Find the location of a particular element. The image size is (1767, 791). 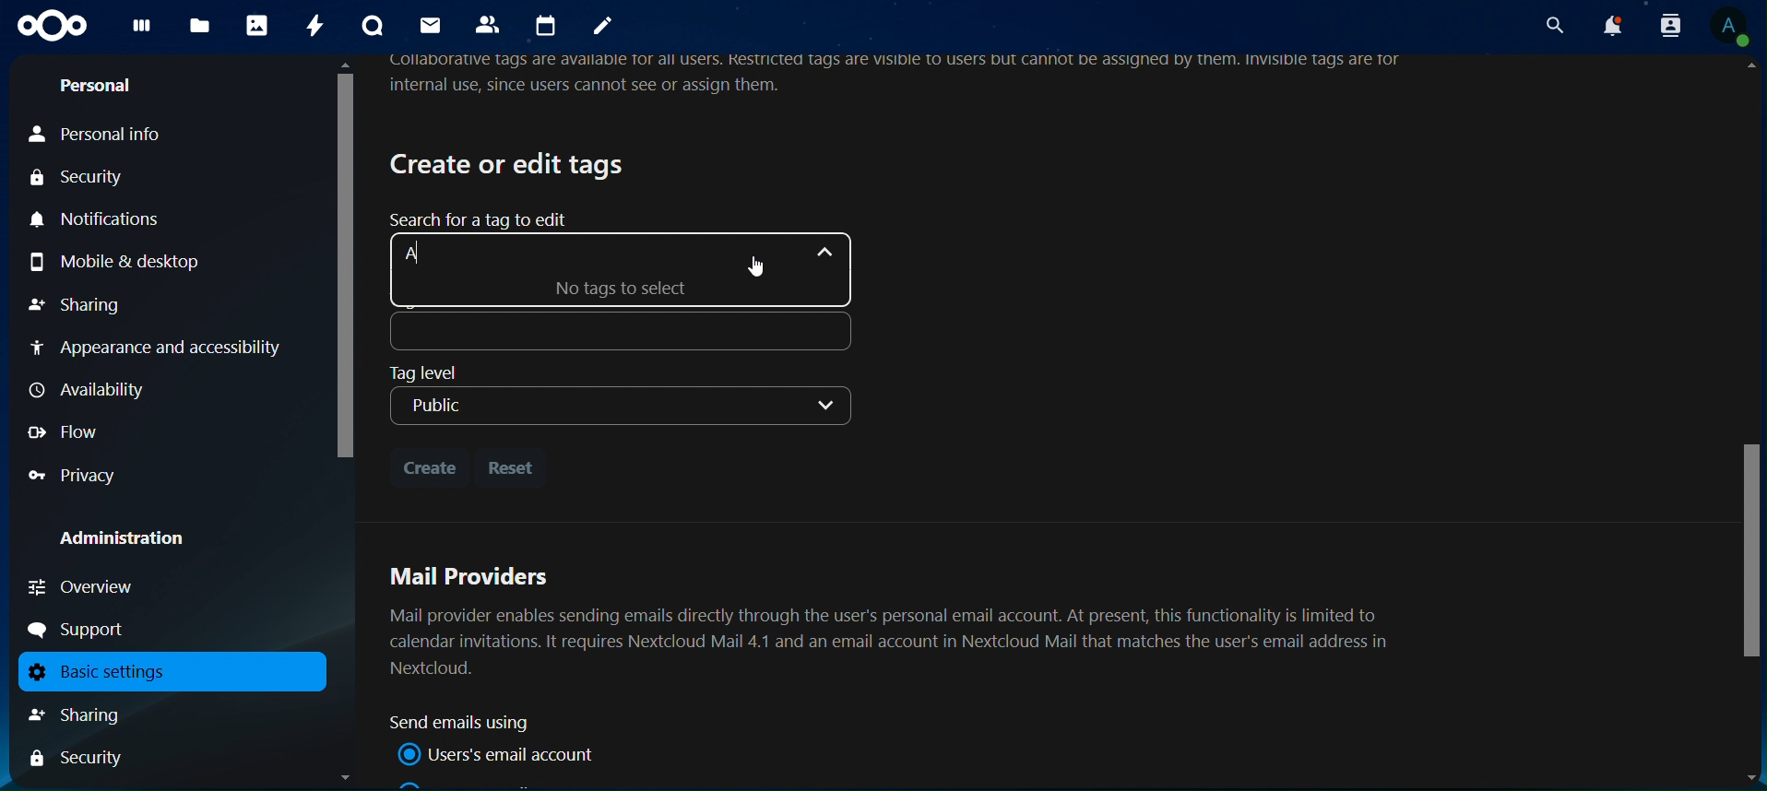

dashboard is located at coordinates (142, 30).